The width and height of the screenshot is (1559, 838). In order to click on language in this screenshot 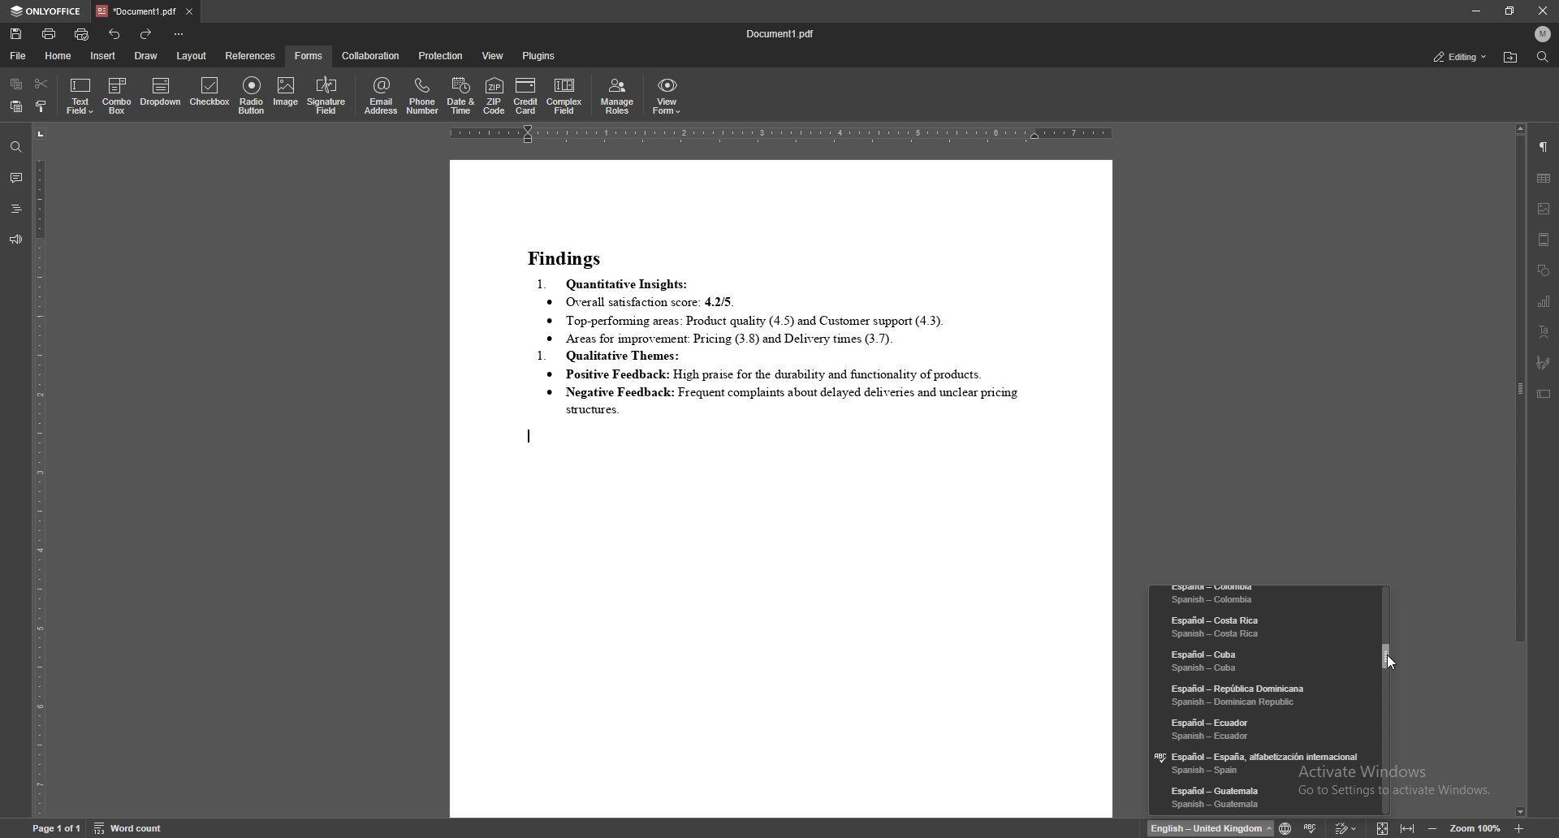, I will do `click(1262, 762)`.